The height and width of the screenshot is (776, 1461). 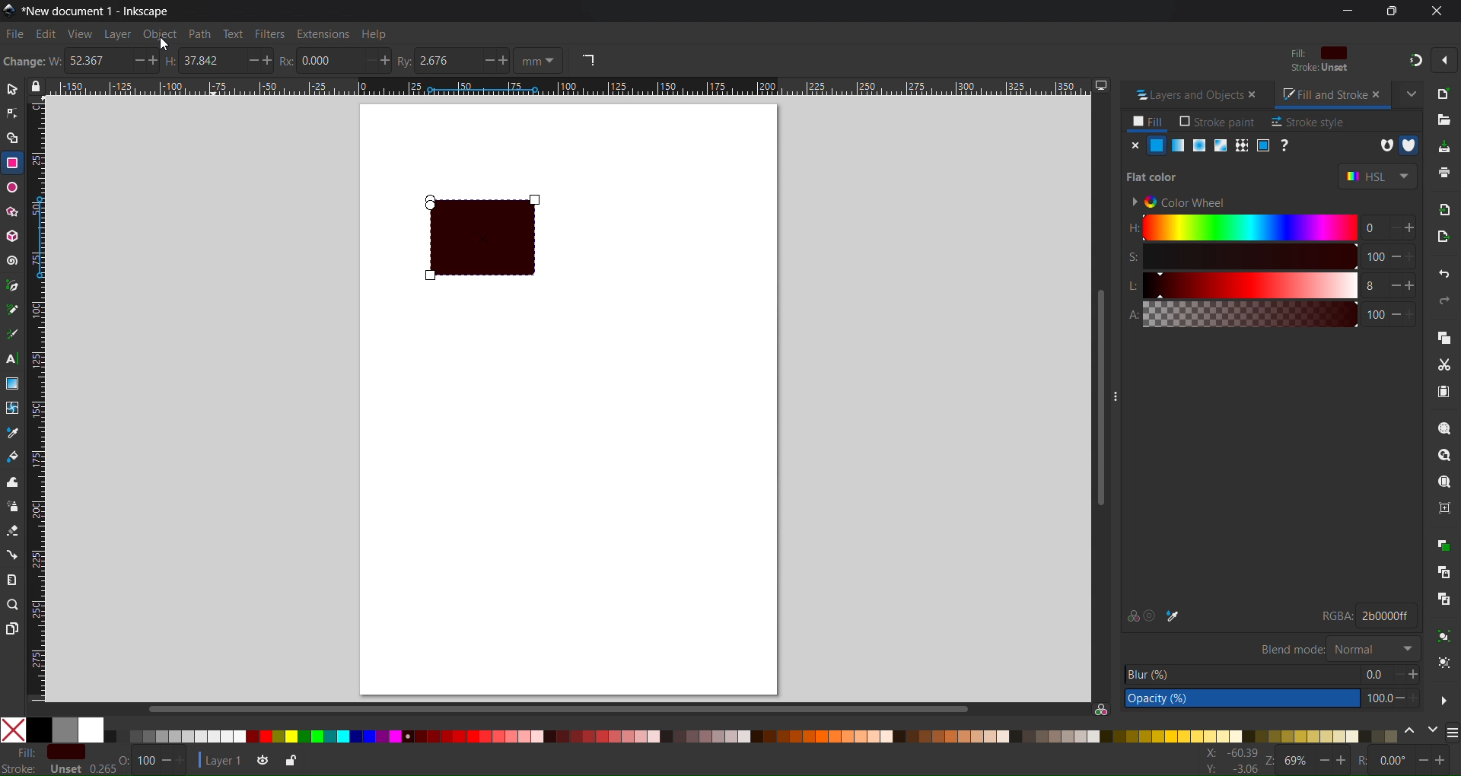 I want to click on Black, so click(x=39, y=729).